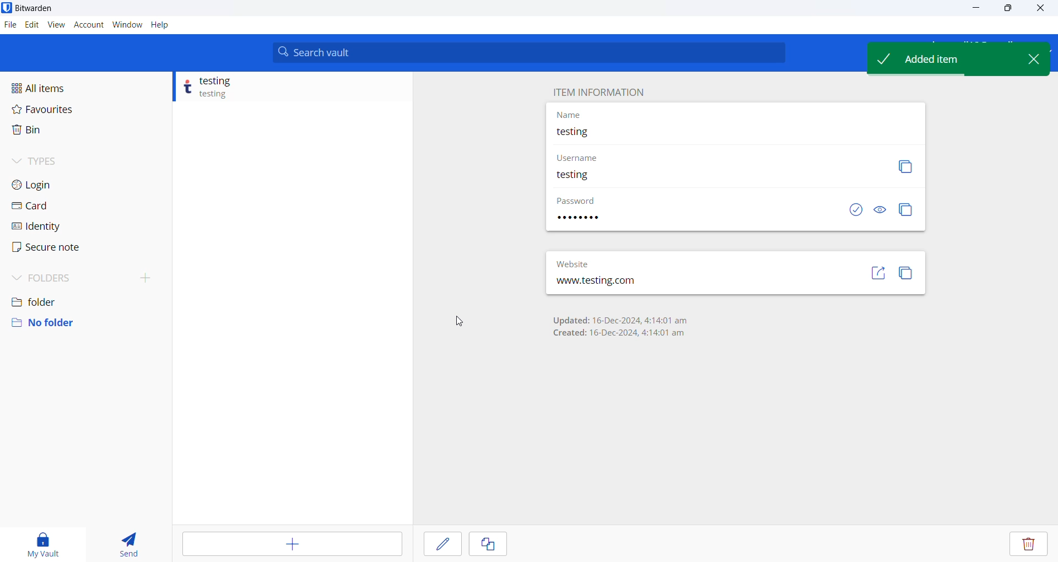 The height and width of the screenshot is (562, 1058). Describe the element at coordinates (576, 199) in the screenshot. I see `password heading` at that location.